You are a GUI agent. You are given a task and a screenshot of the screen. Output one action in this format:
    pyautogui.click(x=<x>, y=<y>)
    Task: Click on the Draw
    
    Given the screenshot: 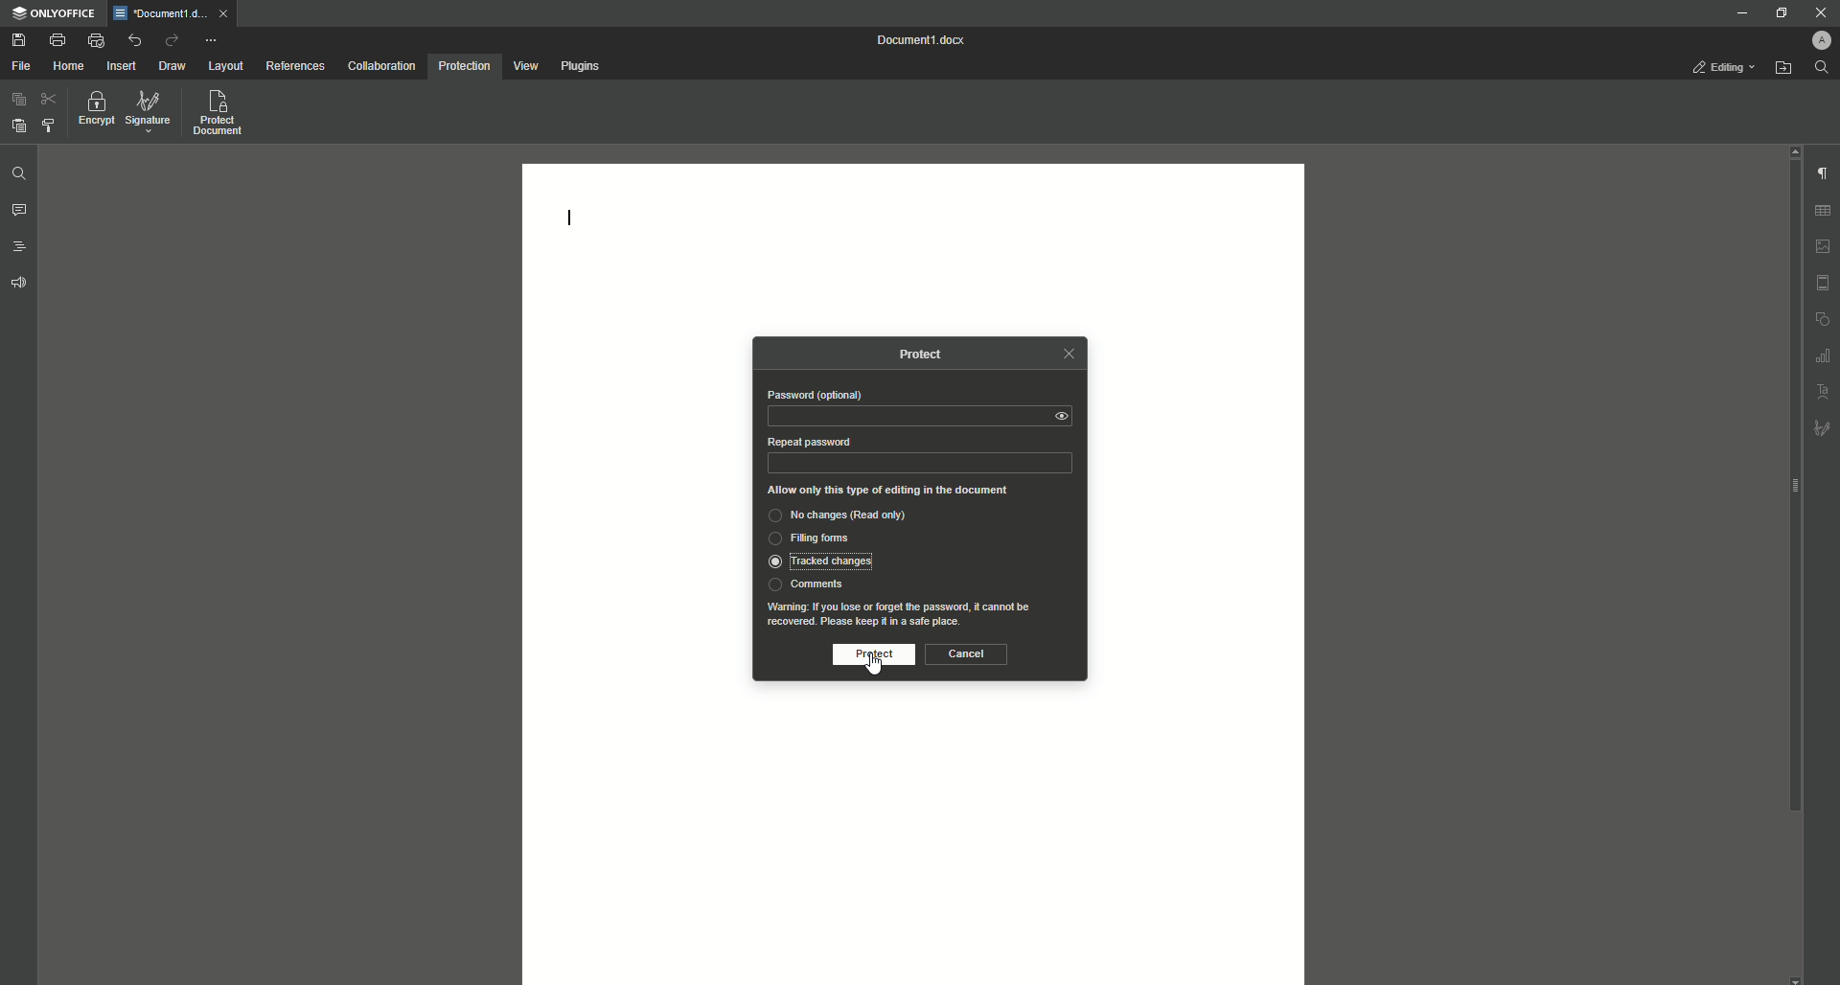 What is the action you would take?
    pyautogui.click(x=173, y=66)
    